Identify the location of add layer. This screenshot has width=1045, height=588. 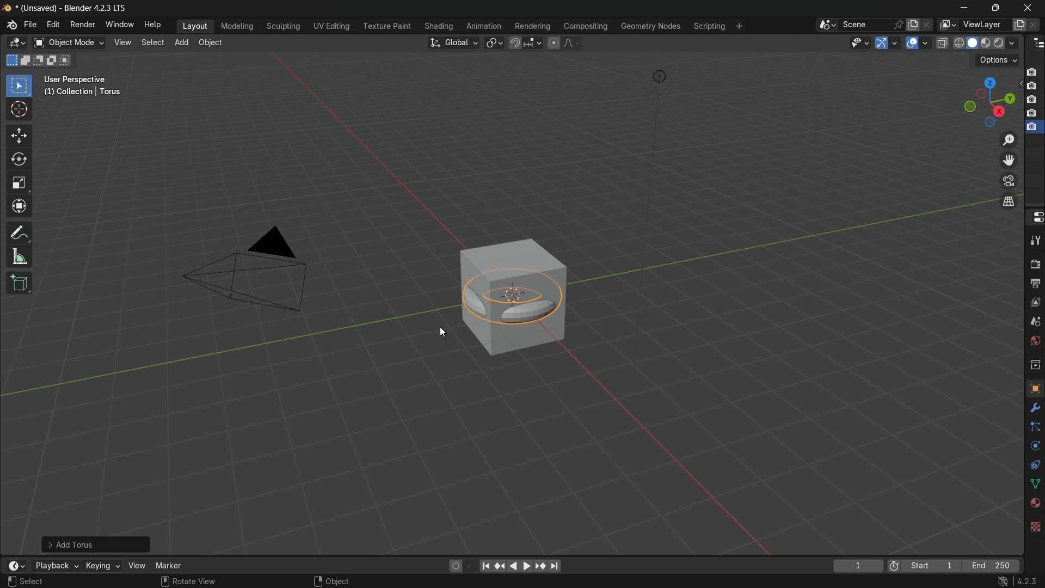
(1019, 25).